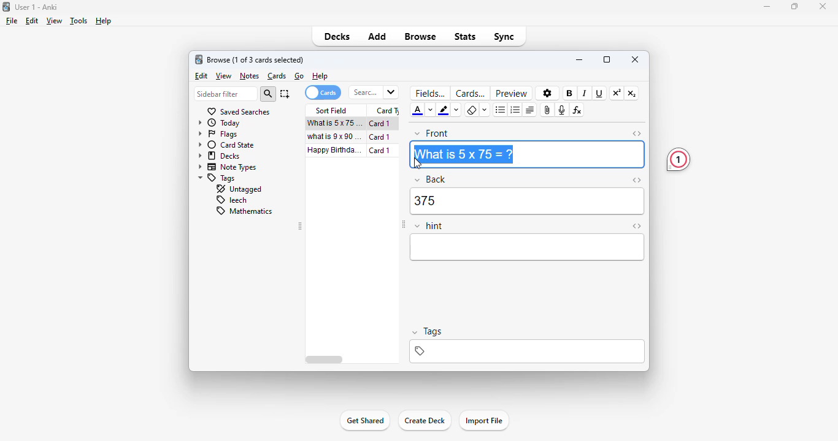 This screenshot has height=441, width=838. What do you see at coordinates (429, 227) in the screenshot?
I see `hint` at bounding box center [429, 227].